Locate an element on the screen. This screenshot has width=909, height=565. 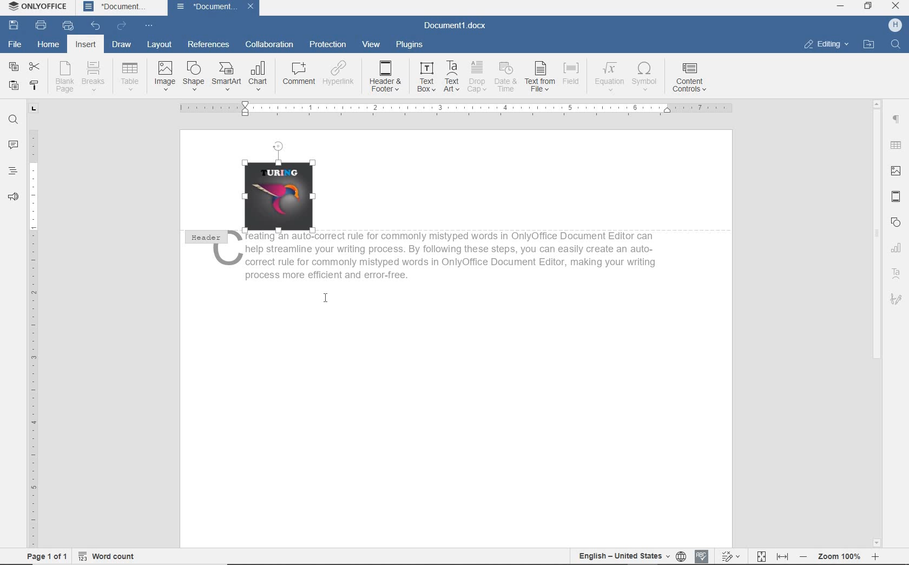
text area is located at coordinates (897, 273).